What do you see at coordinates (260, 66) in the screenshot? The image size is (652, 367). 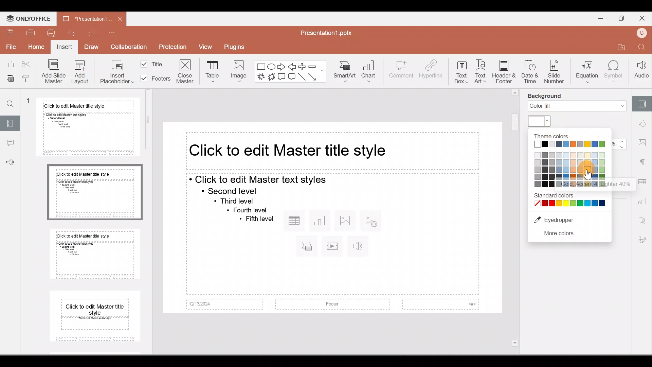 I see `Rectangle` at bounding box center [260, 66].